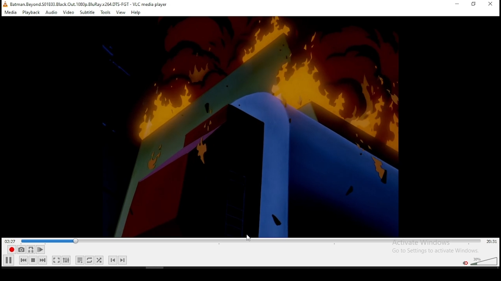 The image size is (501, 281). What do you see at coordinates (39, 250) in the screenshot?
I see `frame by frame` at bounding box center [39, 250].